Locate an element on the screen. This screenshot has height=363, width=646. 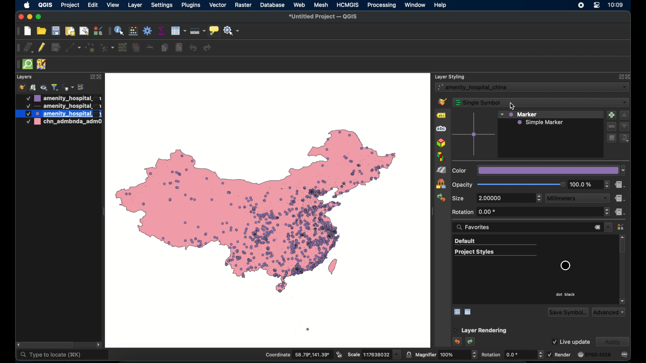
simplemarker is located at coordinates (541, 123).